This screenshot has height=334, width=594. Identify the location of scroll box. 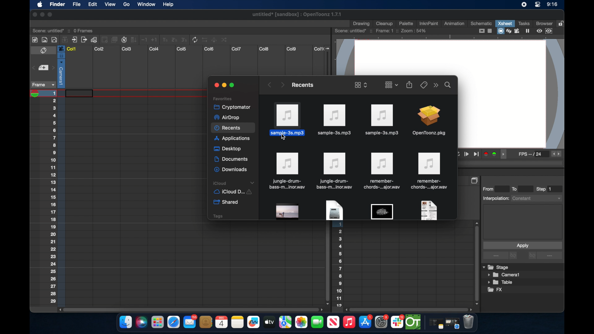
(410, 309).